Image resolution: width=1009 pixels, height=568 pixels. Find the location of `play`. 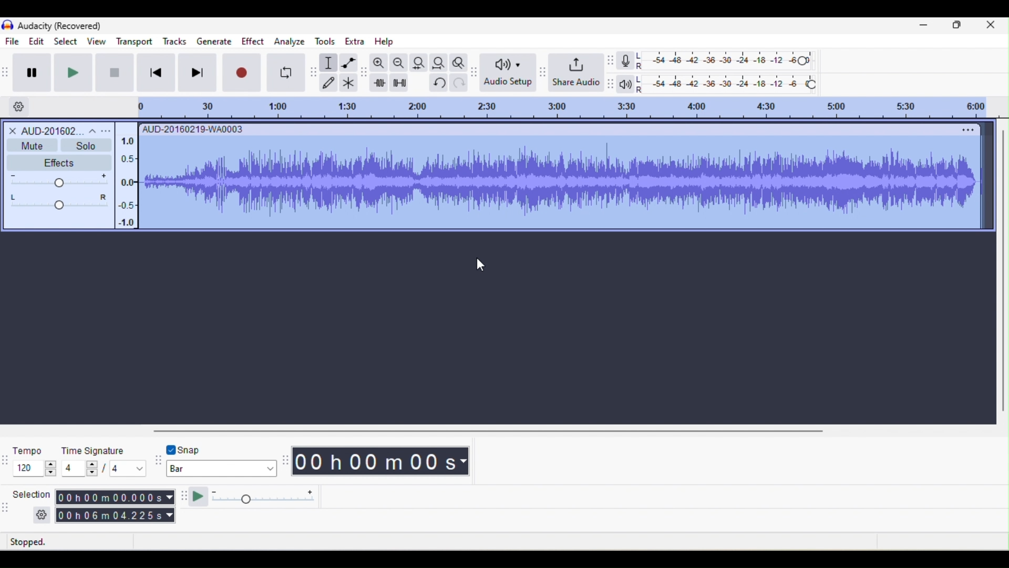

play is located at coordinates (78, 73).